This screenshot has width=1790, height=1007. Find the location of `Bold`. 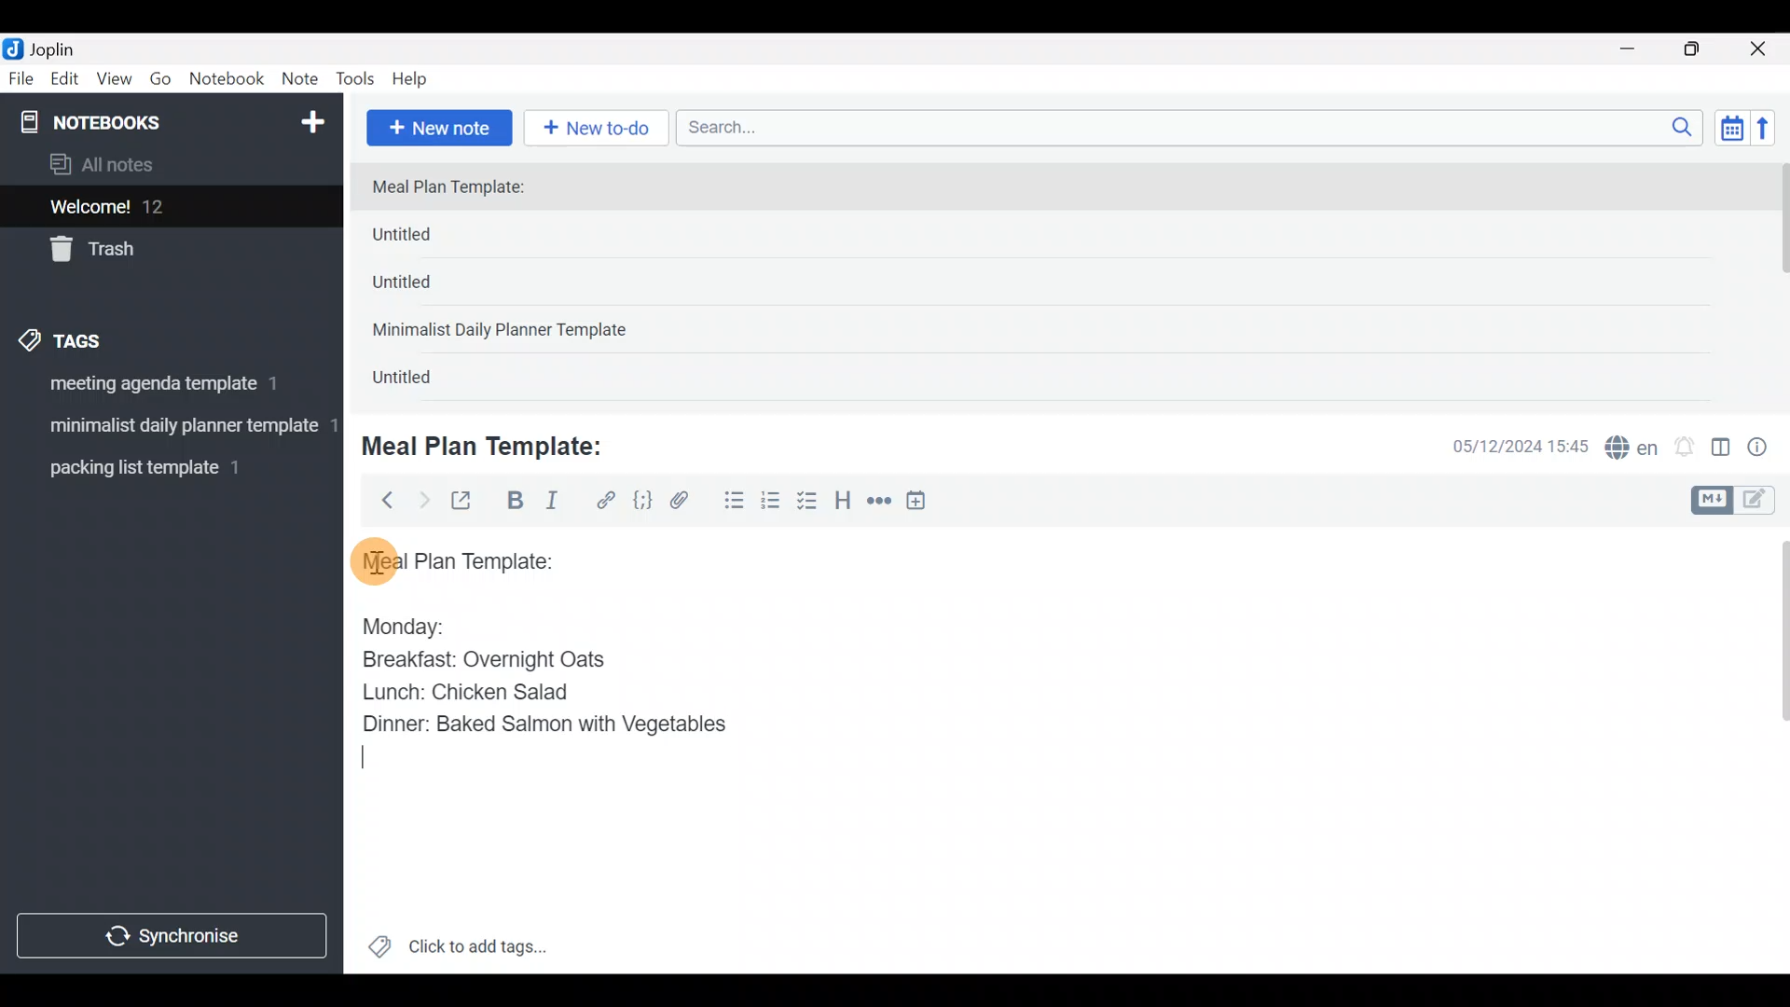

Bold is located at coordinates (514, 503).